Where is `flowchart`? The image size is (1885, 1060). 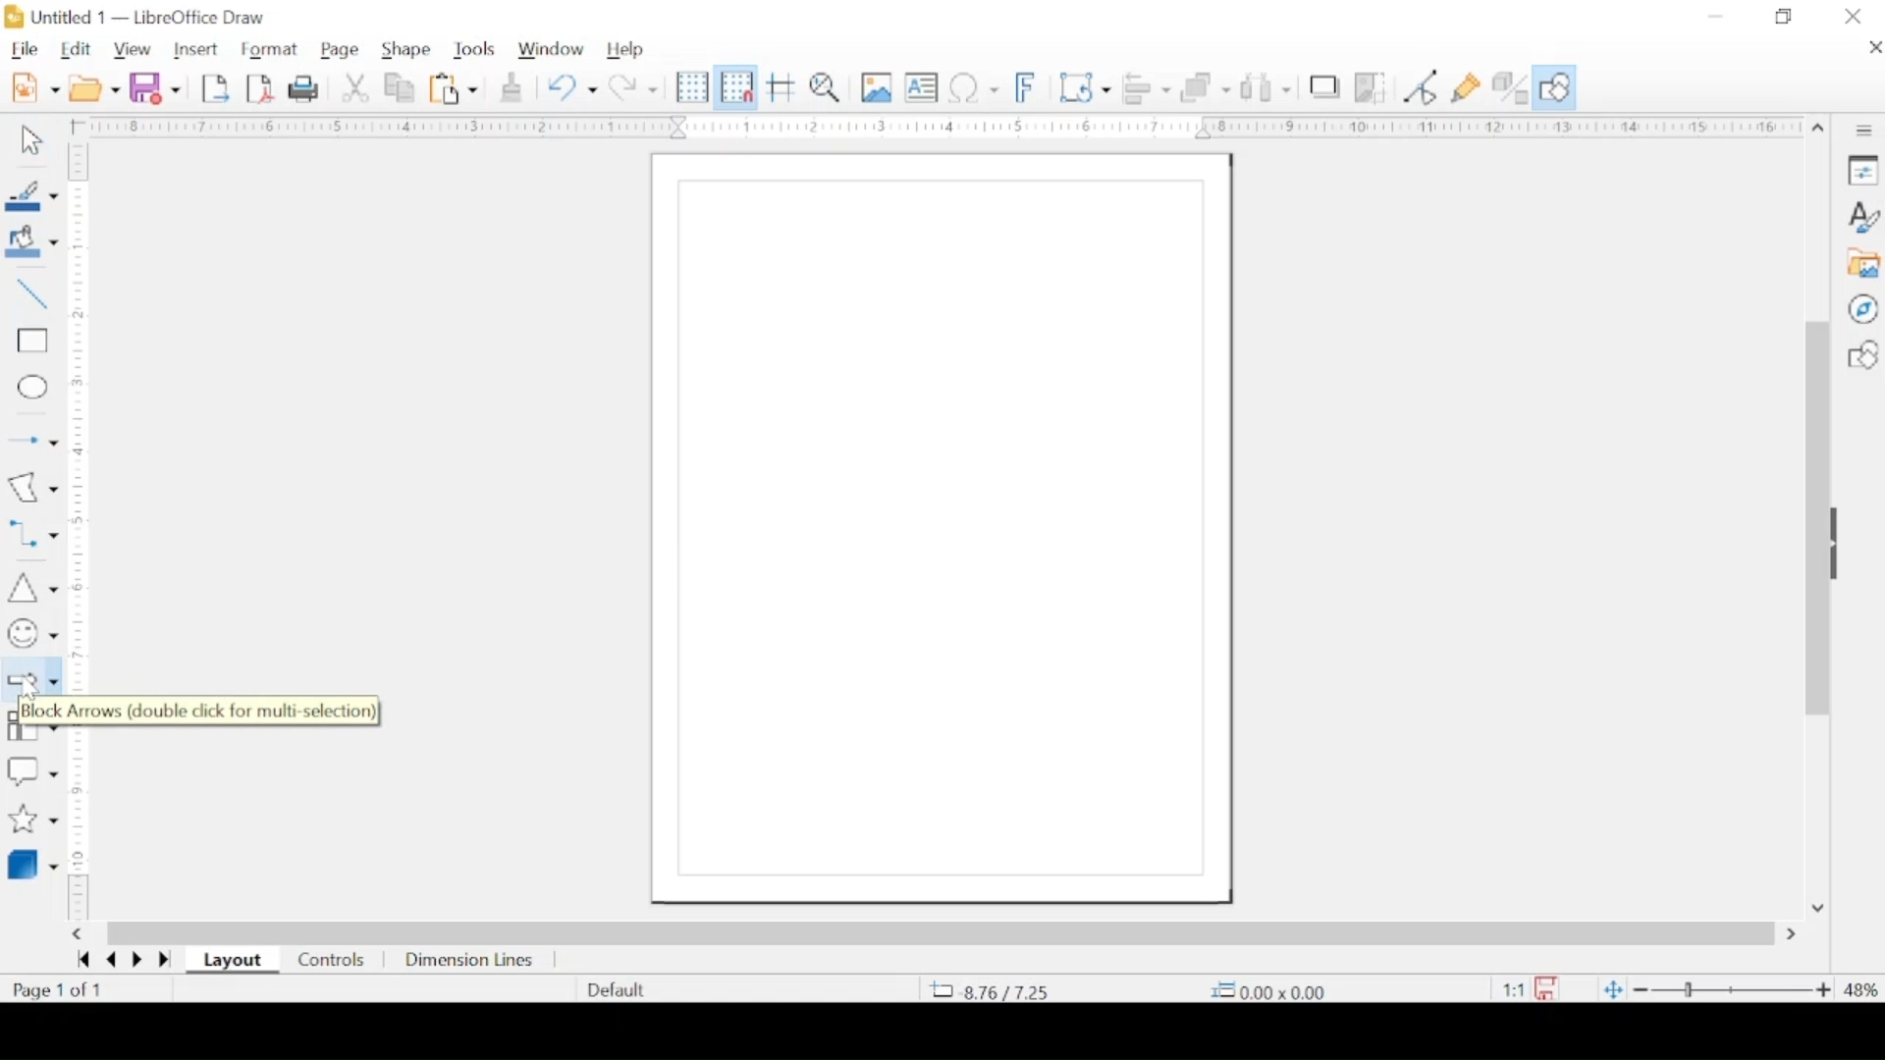
flowchart is located at coordinates (32, 738).